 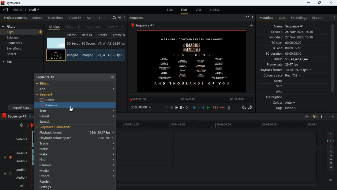 What do you see at coordinates (76, 144) in the screenshot?
I see `tracks` at bounding box center [76, 144].